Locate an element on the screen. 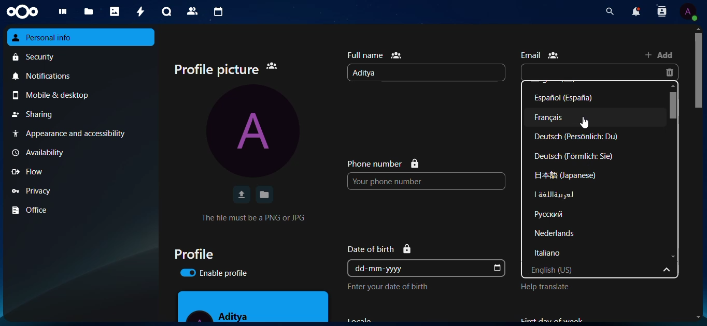 Image resolution: width=707 pixels, height=326 pixels. security is located at coordinates (37, 57).